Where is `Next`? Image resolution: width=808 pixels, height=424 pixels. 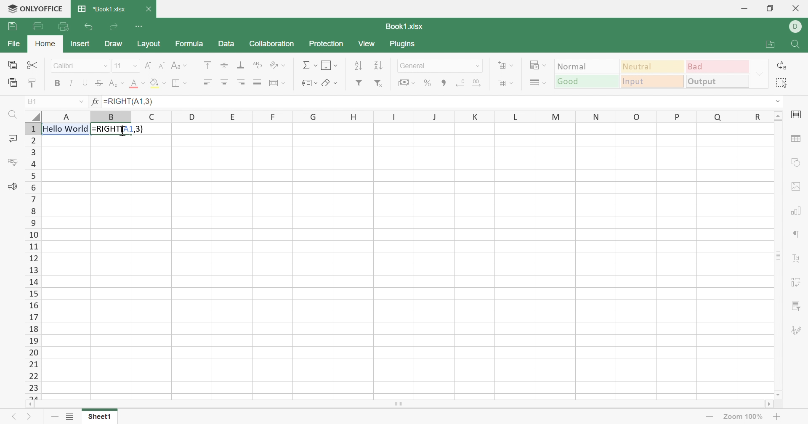 Next is located at coordinates (30, 417).